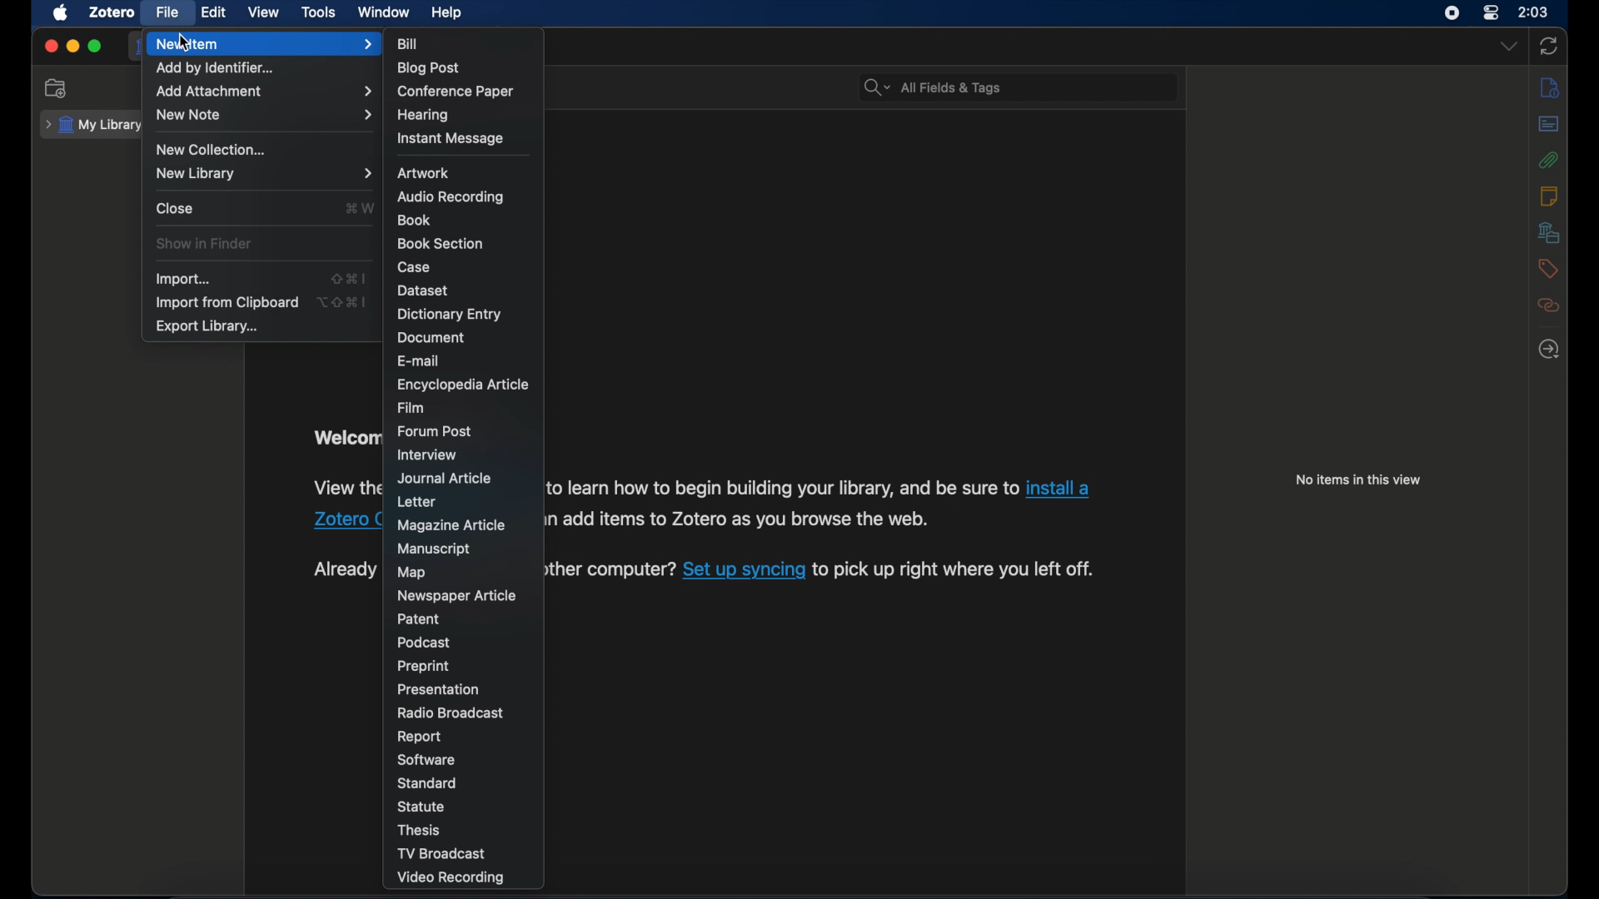 The image size is (1599, 899). I want to click on text, so click(738, 518).